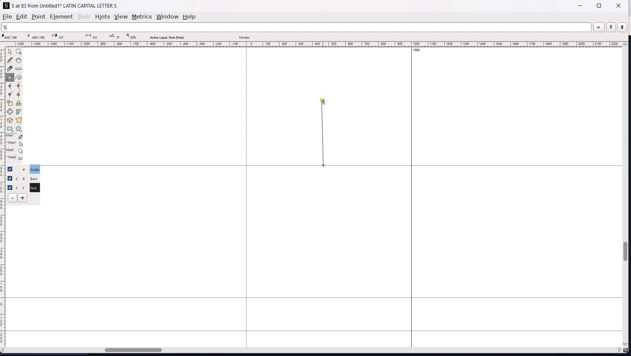 The width and height of the screenshot is (631, 356). I want to click on rotate selection, so click(19, 103).